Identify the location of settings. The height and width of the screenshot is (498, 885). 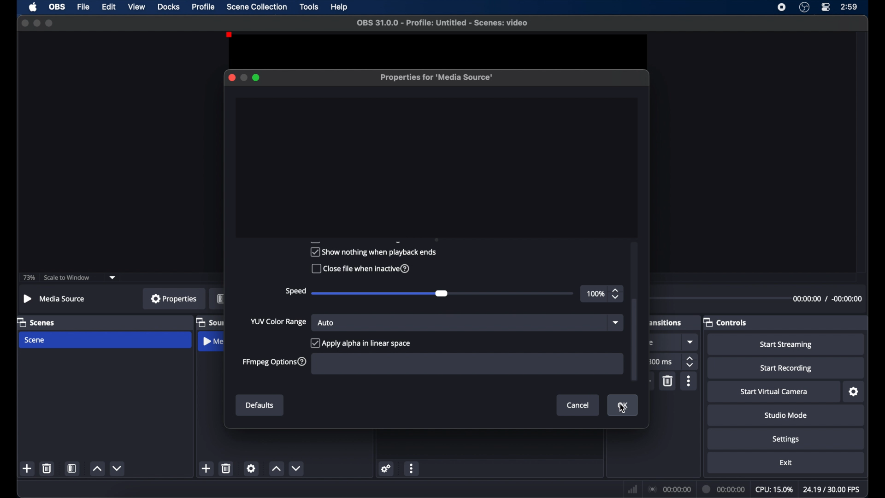
(855, 392).